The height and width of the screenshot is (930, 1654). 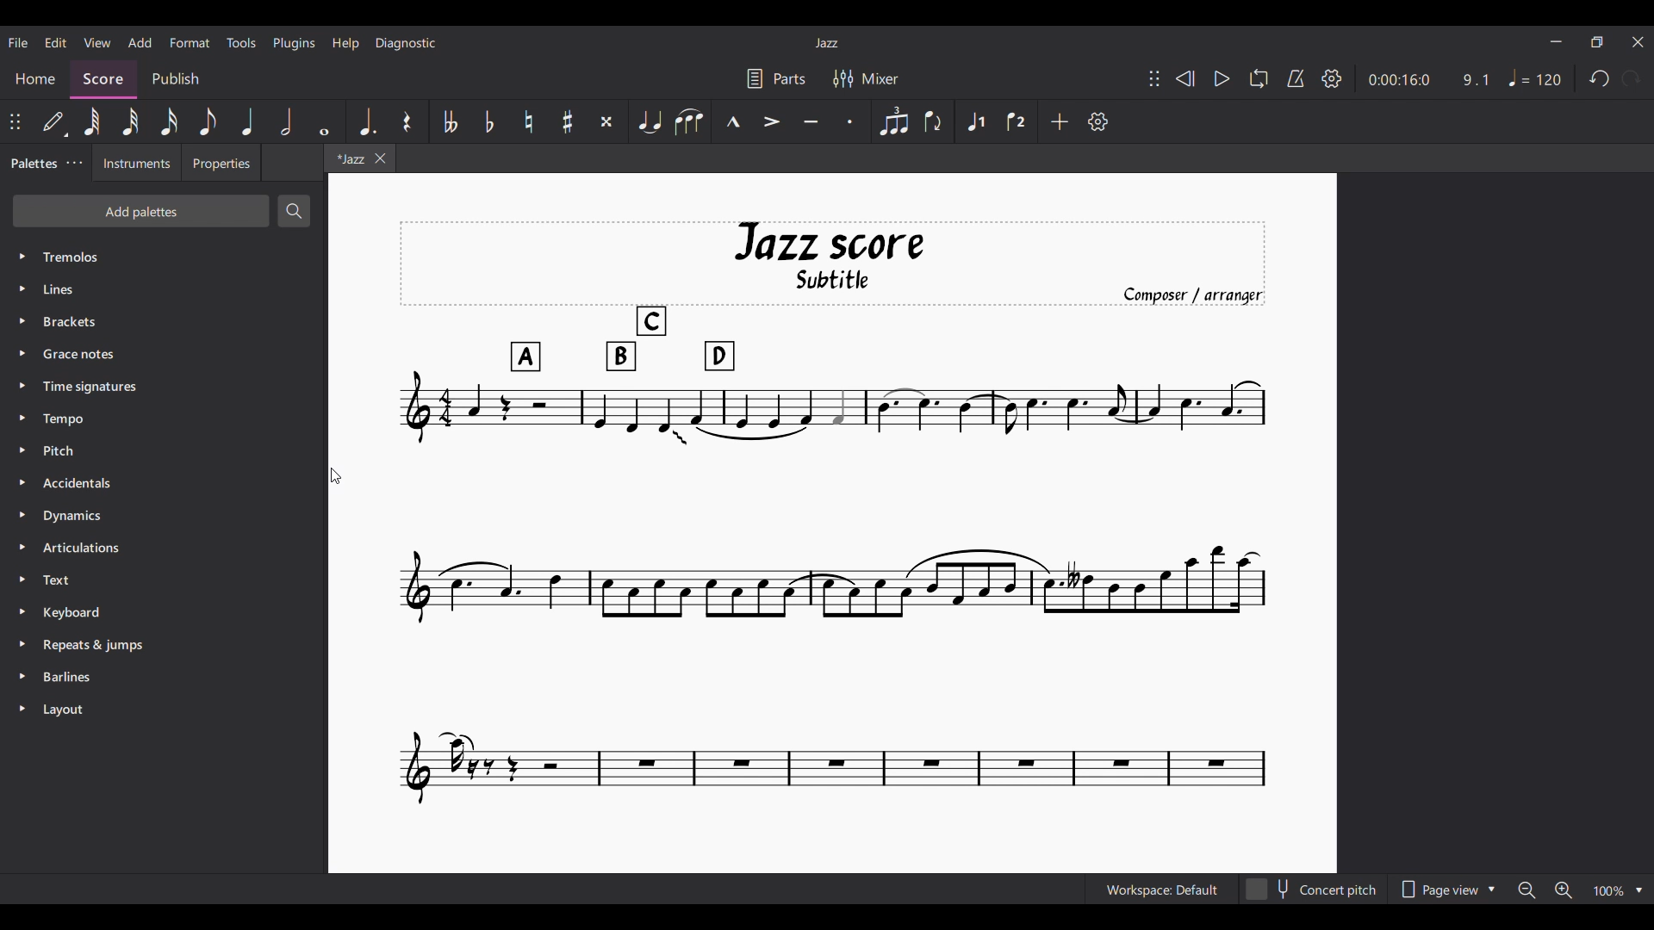 What do you see at coordinates (169, 121) in the screenshot?
I see `16th note` at bounding box center [169, 121].